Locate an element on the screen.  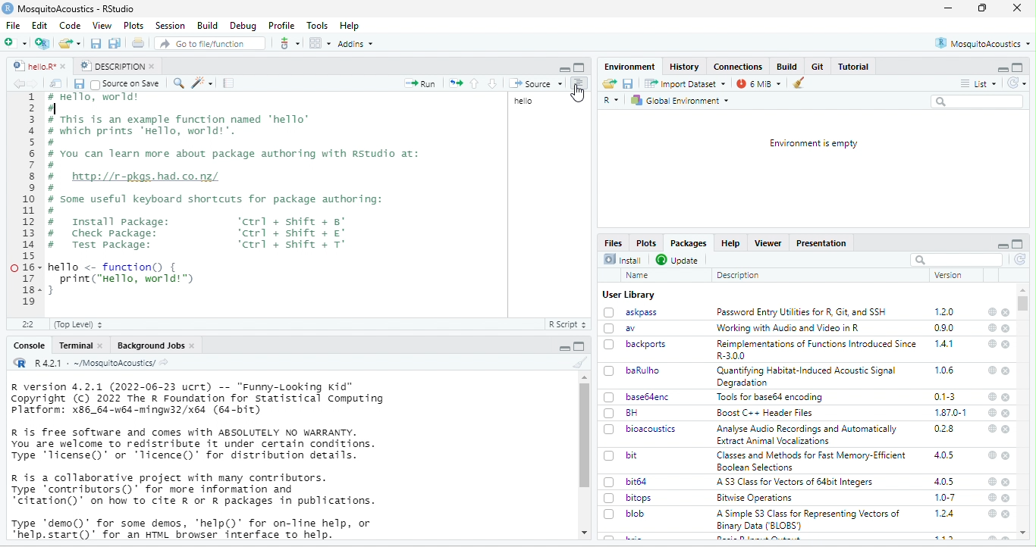
MosquitoAcoustics - RStudio is located at coordinates (77, 9).